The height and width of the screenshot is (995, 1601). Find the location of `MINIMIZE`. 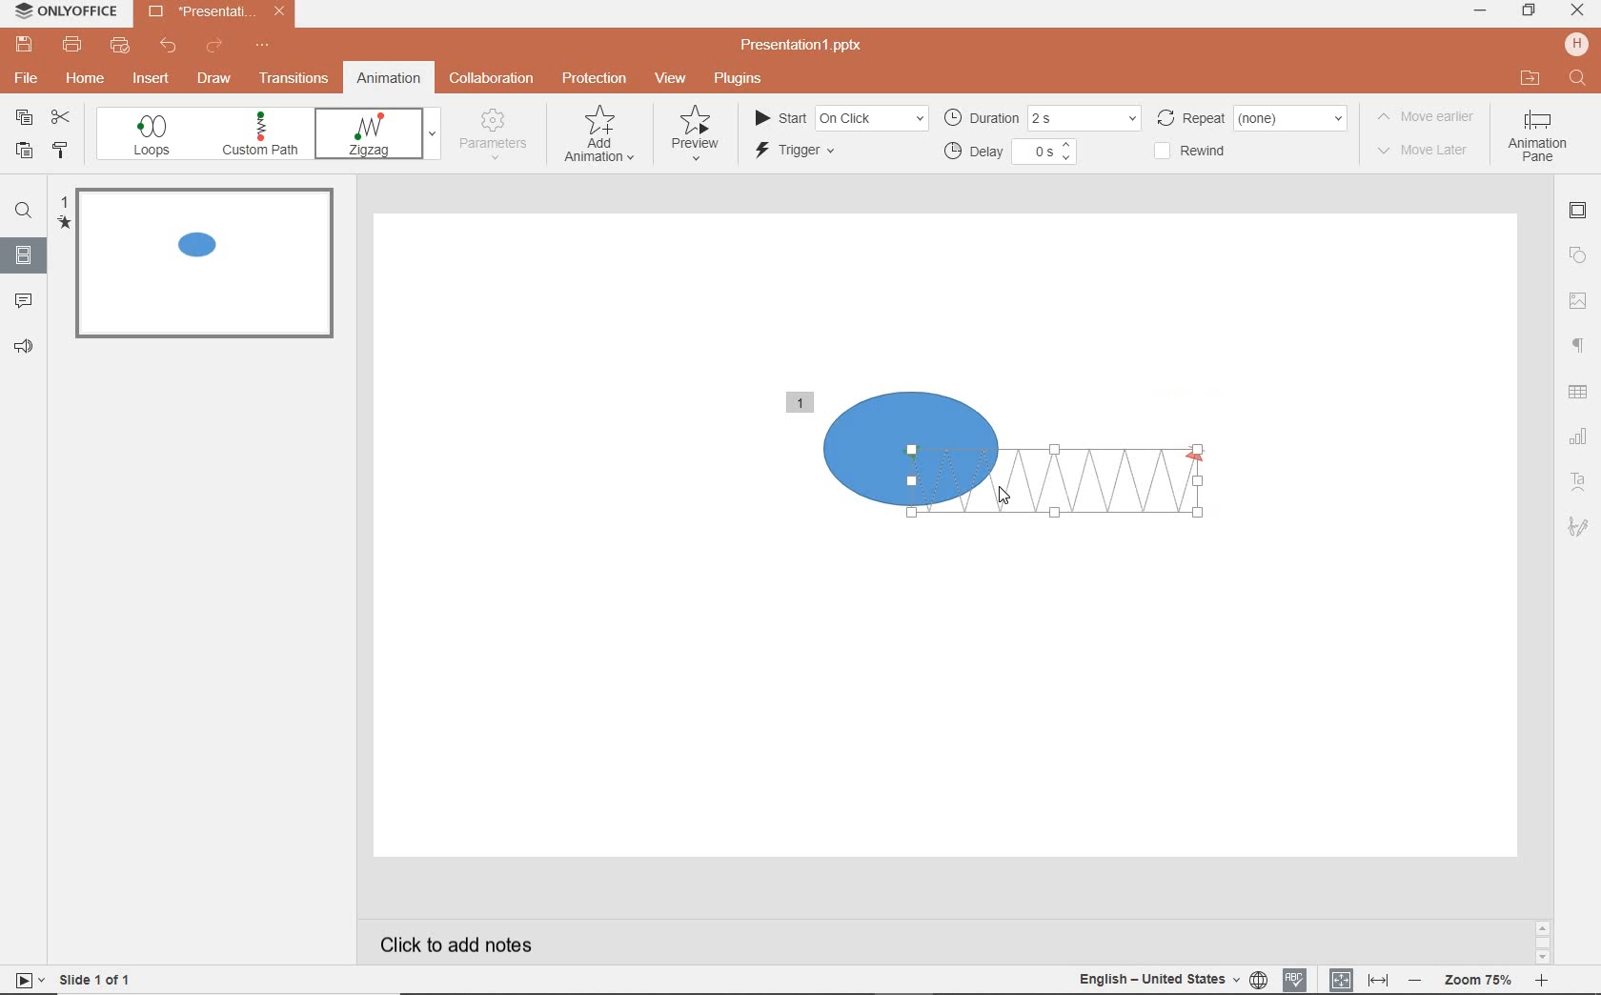

MINIMIZE is located at coordinates (1479, 10).